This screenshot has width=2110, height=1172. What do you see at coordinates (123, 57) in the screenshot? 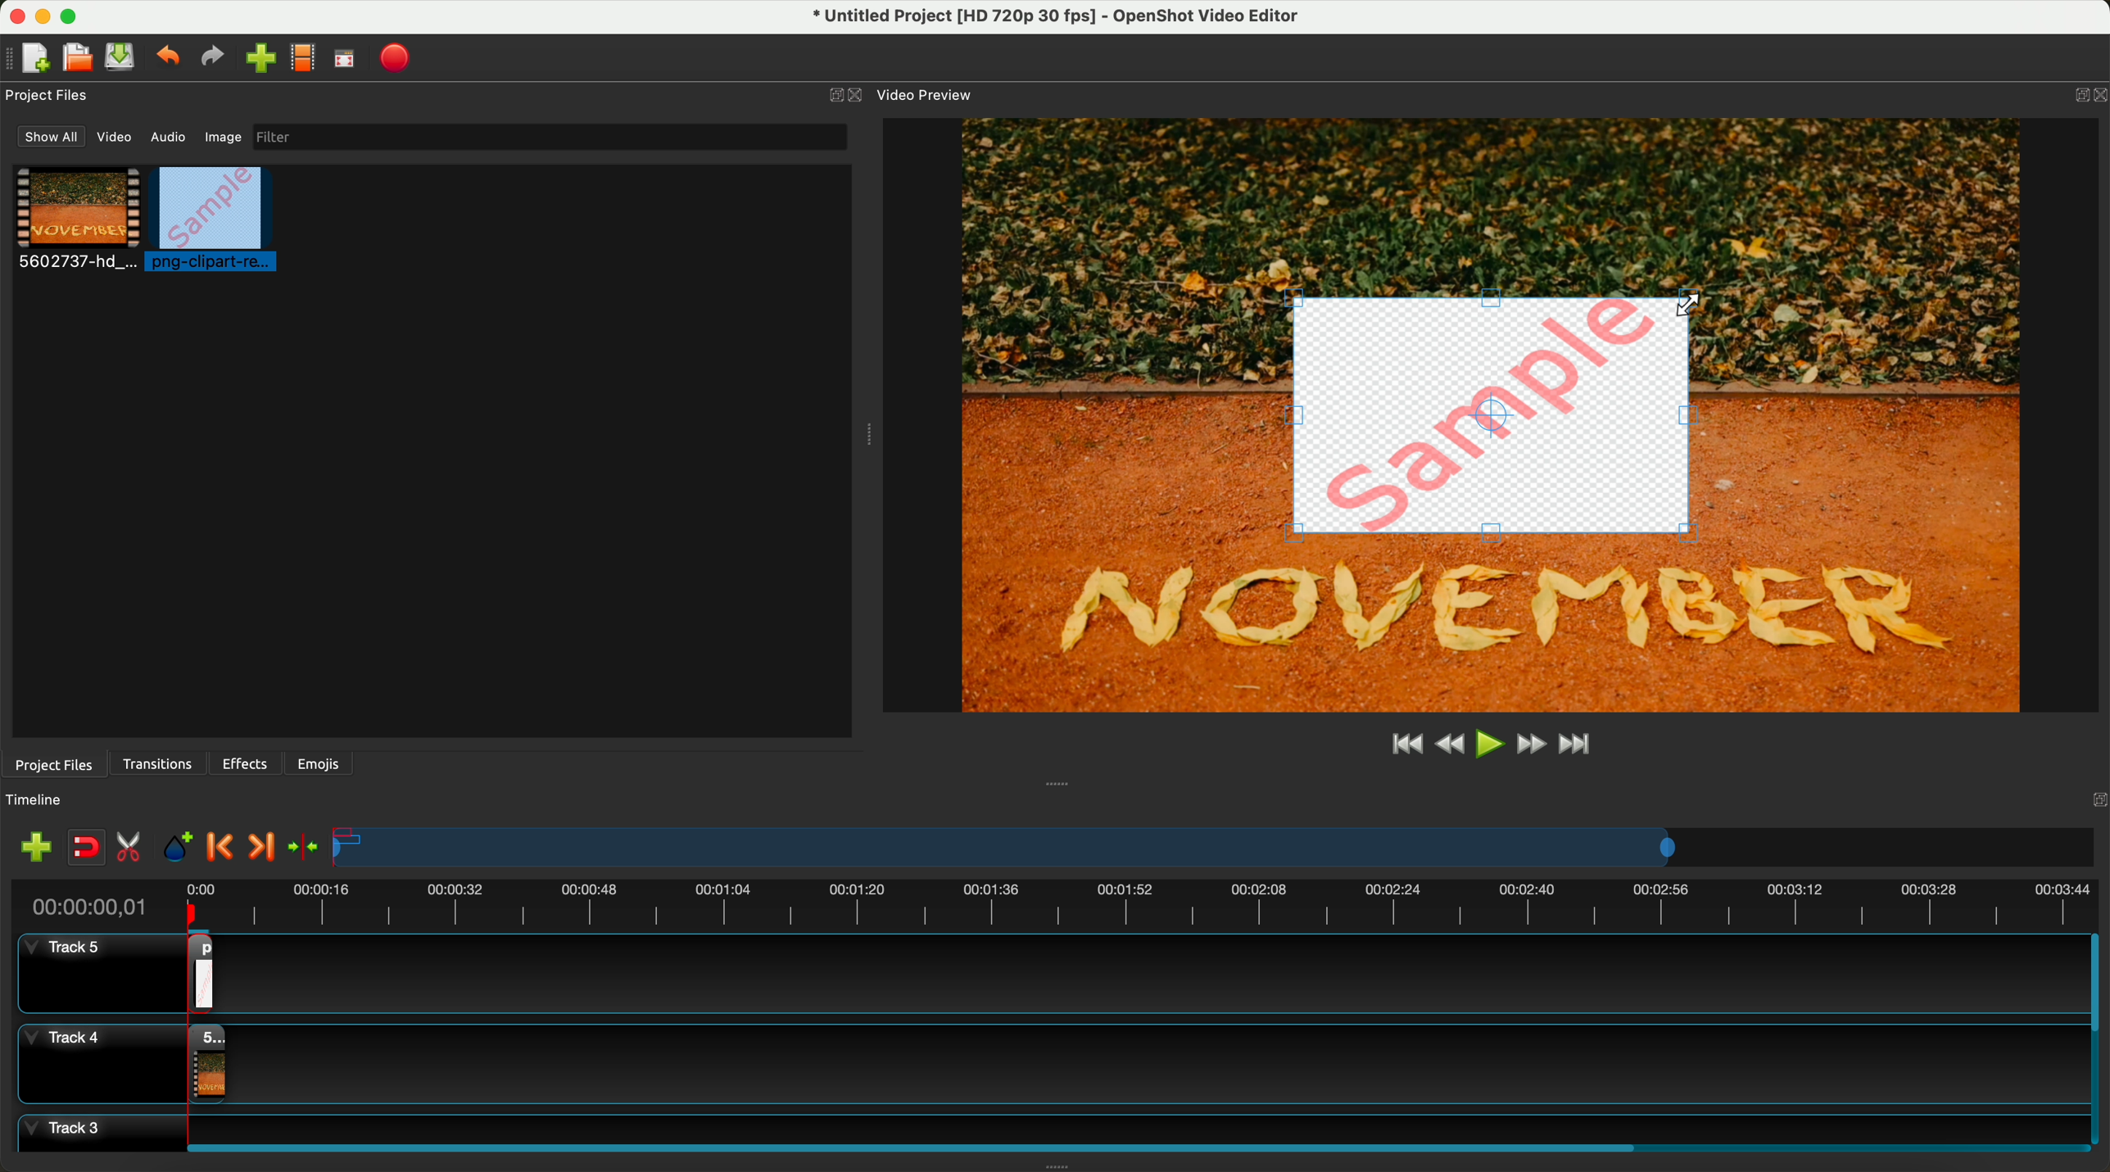
I see `save file` at bounding box center [123, 57].